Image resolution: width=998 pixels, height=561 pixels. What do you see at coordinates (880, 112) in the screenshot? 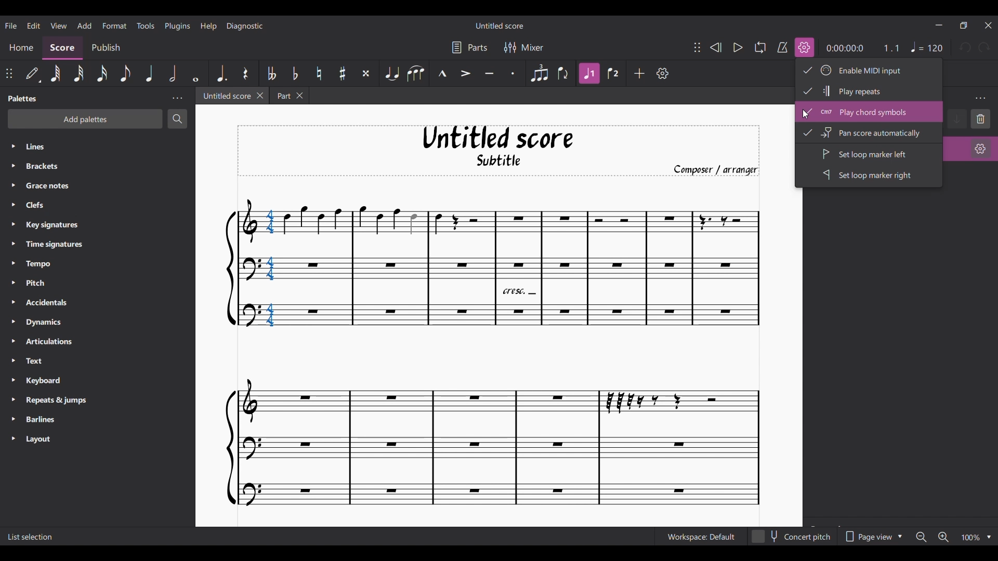
I see `Play chord symbols, highlighted` at bounding box center [880, 112].